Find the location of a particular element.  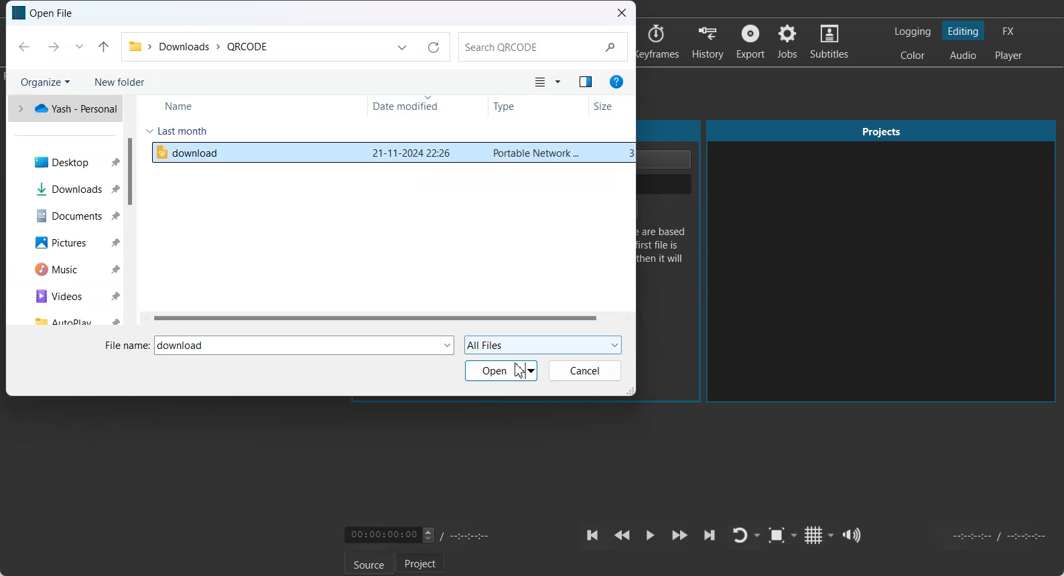

Window Adjuster is located at coordinates (632, 390).